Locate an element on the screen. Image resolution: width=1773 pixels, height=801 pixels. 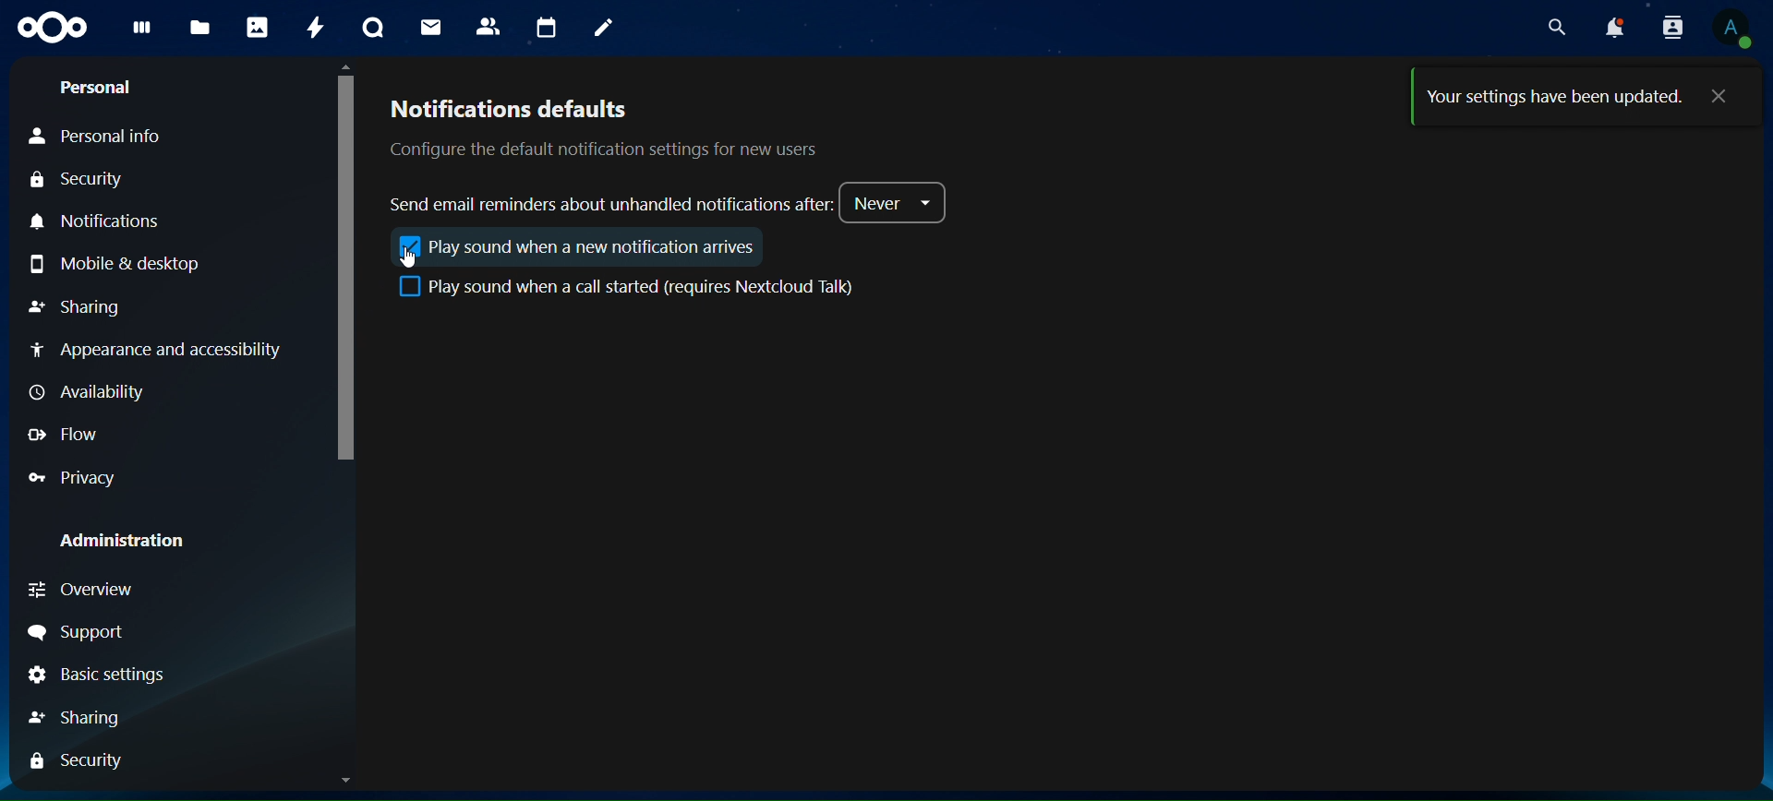
play sound when a call started  is located at coordinates (626, 286).